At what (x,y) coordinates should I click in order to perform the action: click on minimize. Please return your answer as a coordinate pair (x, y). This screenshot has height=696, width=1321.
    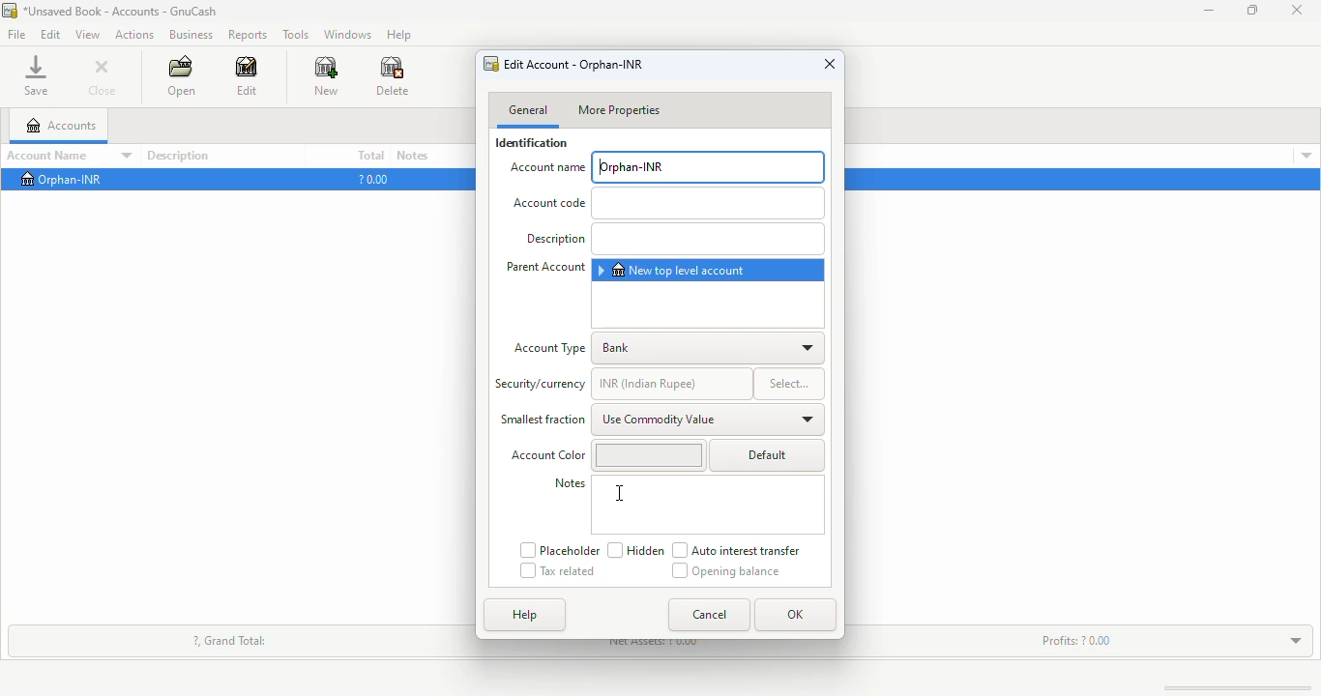
    Looking at the image, I should click on (1209, 10).